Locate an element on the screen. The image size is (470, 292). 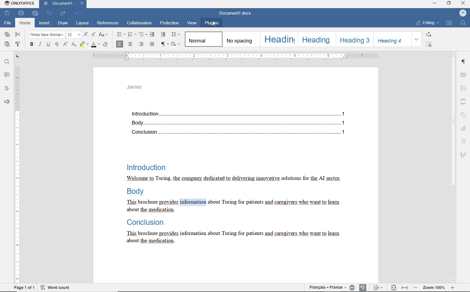
FIT TO PAGE is located at coordinates (394, 287).